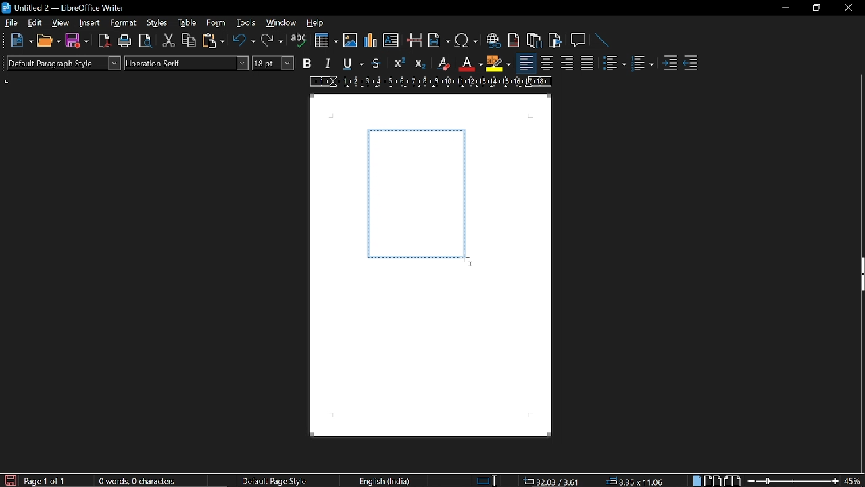  I want to click on insert chart, so click(371, 41).